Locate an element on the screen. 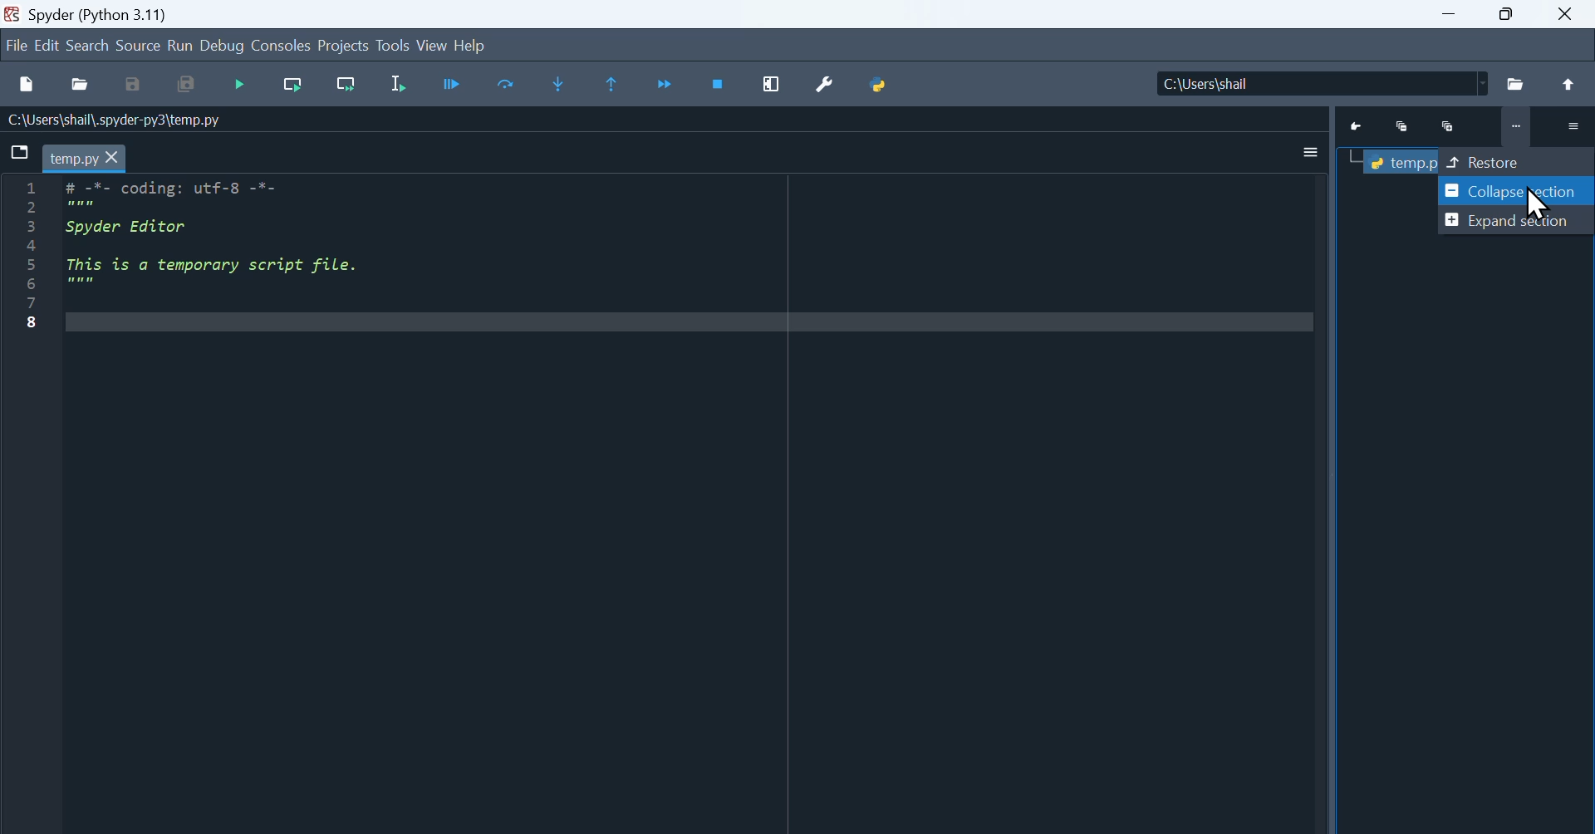  Execute current line is located at coordinates (508, 86).